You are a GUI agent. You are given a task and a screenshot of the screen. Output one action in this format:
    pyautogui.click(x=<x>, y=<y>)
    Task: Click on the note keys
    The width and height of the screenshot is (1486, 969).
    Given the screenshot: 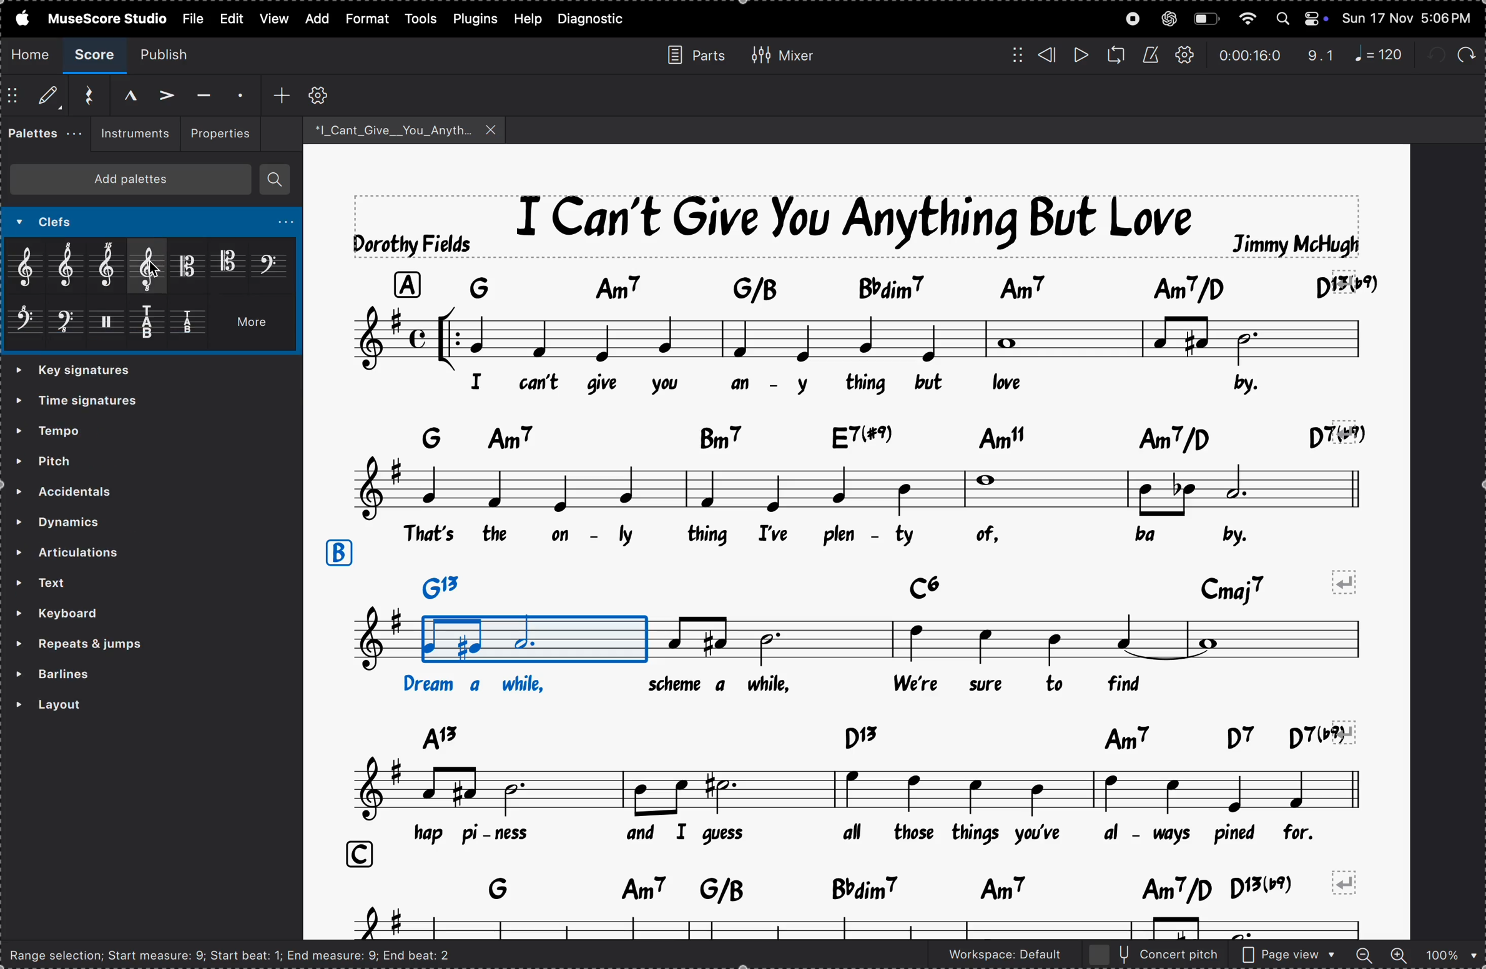 What is the action you would take?
    pyautogui.click(x=872, y=285)
    